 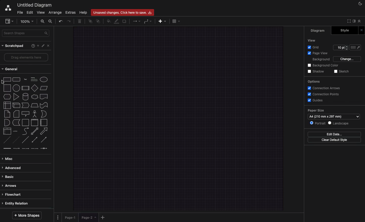 What do you see at coordinates (16, 97) in the screenshot?
I see `triangle` at bounding box center [16, 97].